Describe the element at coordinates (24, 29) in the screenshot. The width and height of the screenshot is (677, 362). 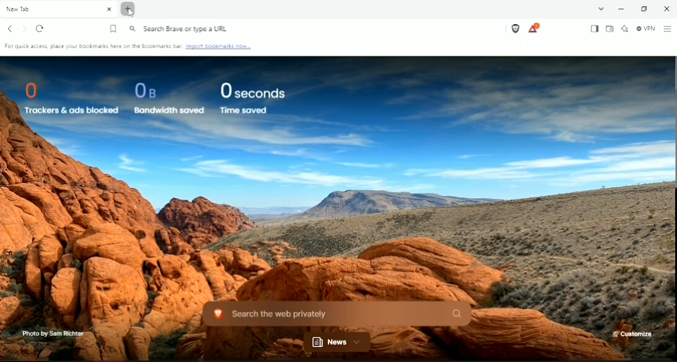
I see `Click to go forward, hold to see history` at that location.